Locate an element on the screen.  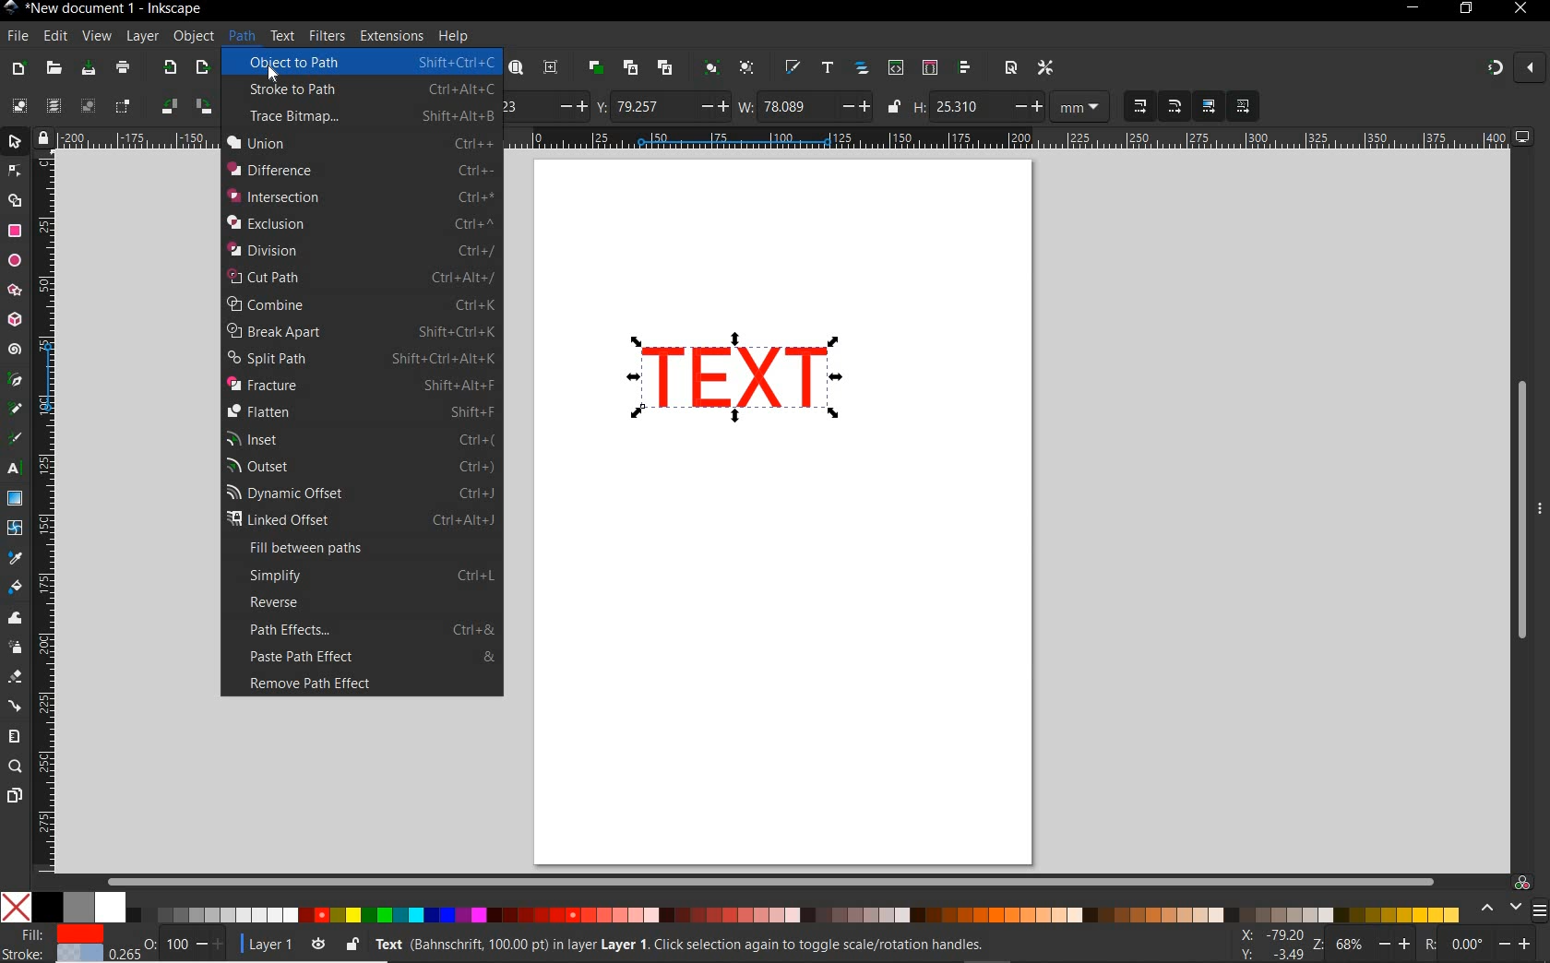
RULER is located at coordinates (47, 514).